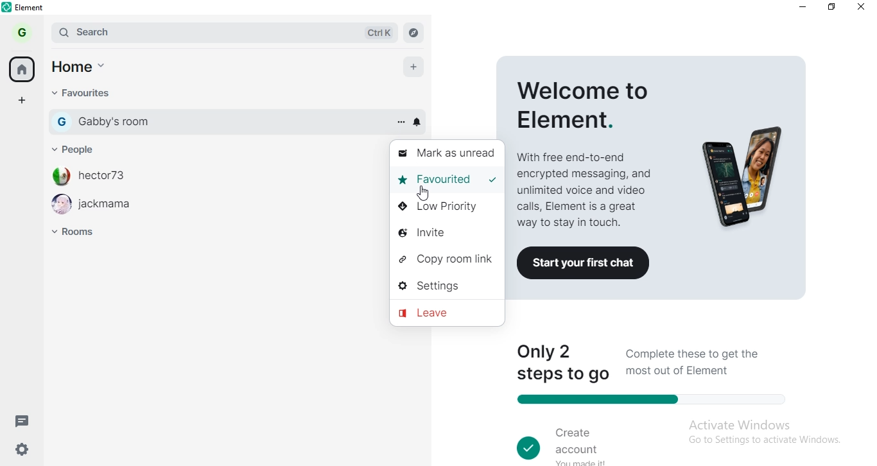  What do you see at coordinates (168, 31) in the screenshot?
I see `search` at bounding box center [168, 31].